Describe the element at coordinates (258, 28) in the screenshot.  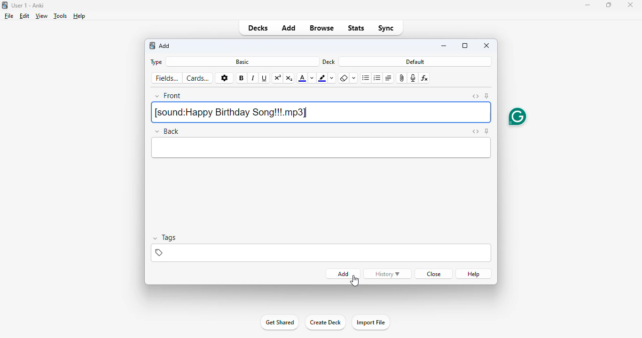
I see `decks` at that location.